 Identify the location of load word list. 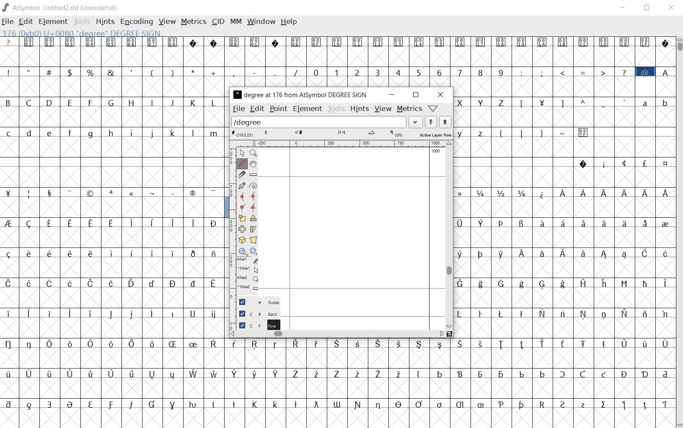
(326, 121).